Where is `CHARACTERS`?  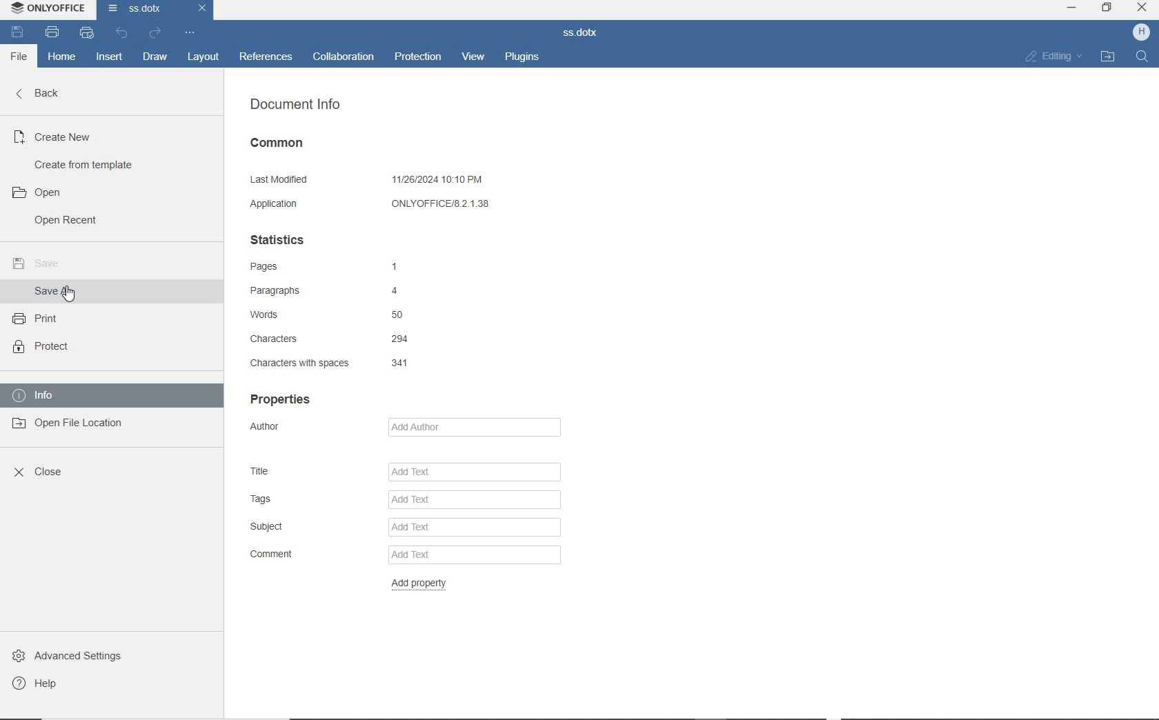 CHARACTERS is located at coordinates (328, 337).